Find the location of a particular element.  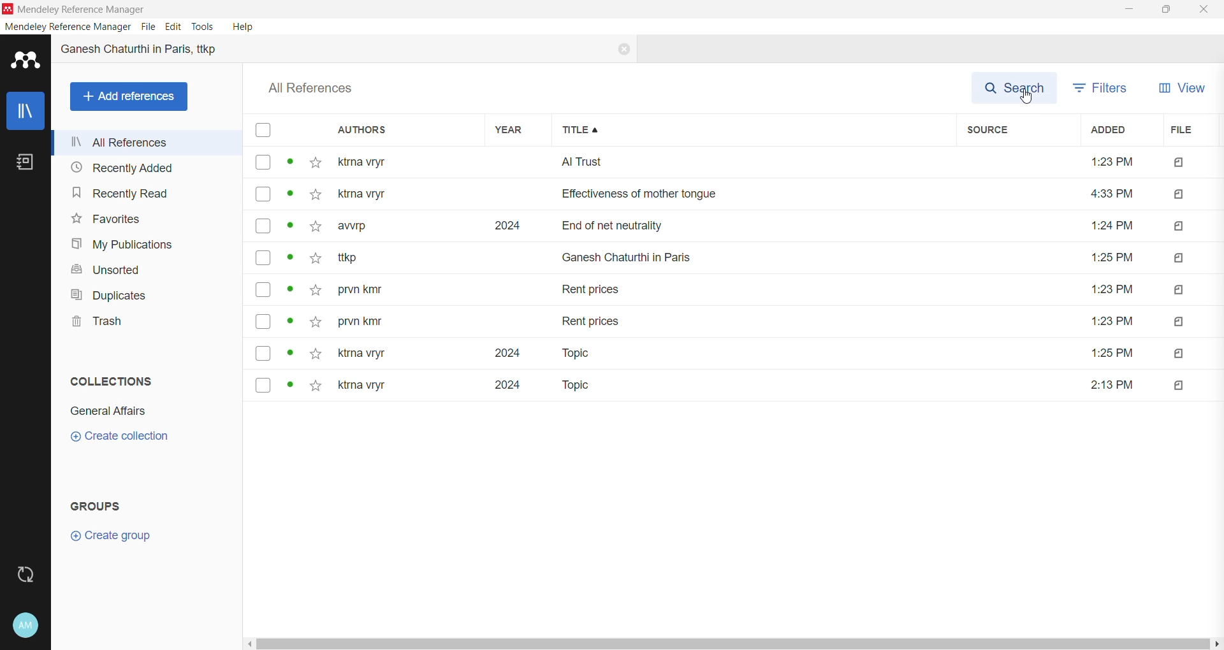

Close is located at coordinates (622, 50).